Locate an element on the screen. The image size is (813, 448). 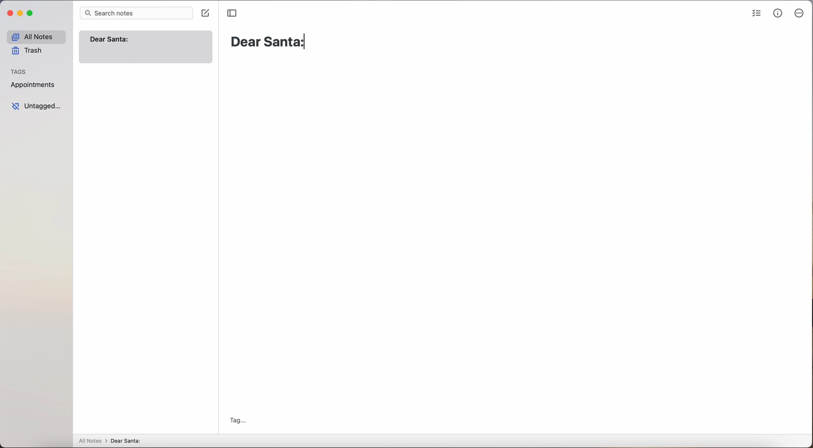
all notes is located at coordinates (92, 440).